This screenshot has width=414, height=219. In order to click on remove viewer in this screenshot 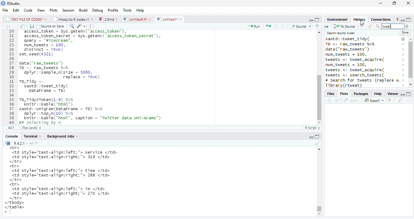, I will do `click(391, 100)`.